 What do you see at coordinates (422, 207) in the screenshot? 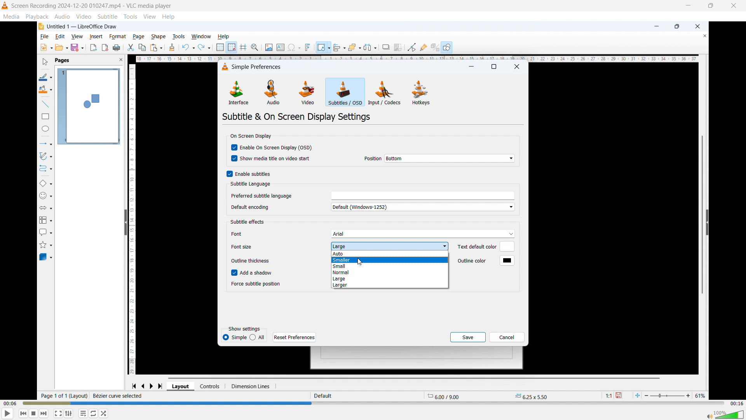
I see `Default encoding` at bounding box center [422, 207].